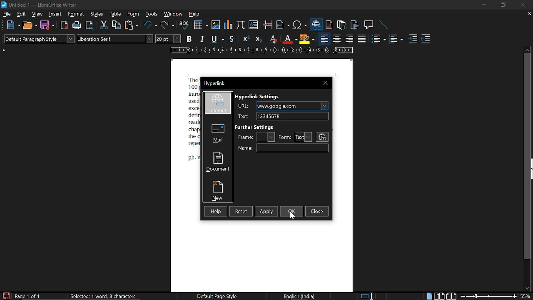 The image size is (533, 300). Describe the element at coordinates (245, 40) in the screenshot. I see `superscript` at that location.